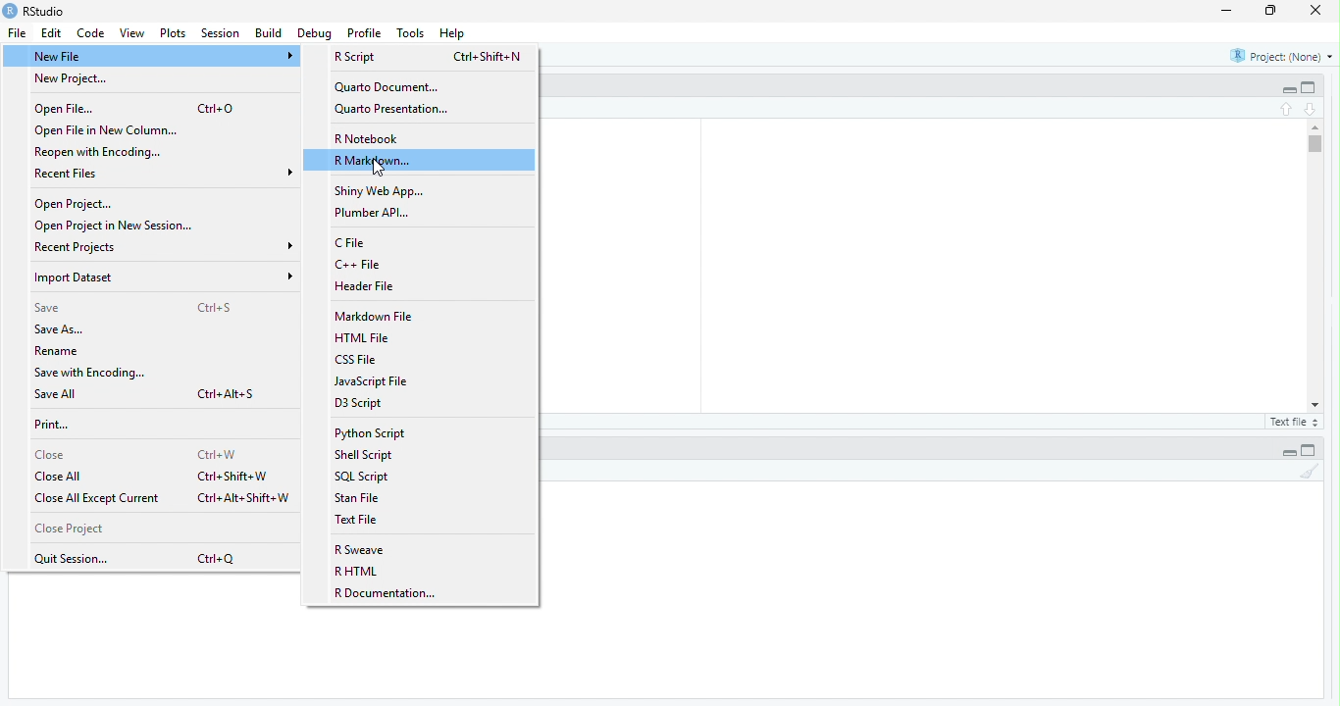  I want to click on Save with Encoding..., so click(90, 373).